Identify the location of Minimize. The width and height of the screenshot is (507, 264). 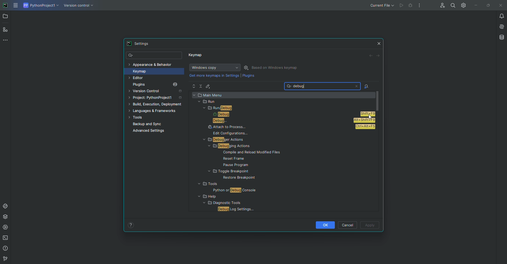
(475, 5).